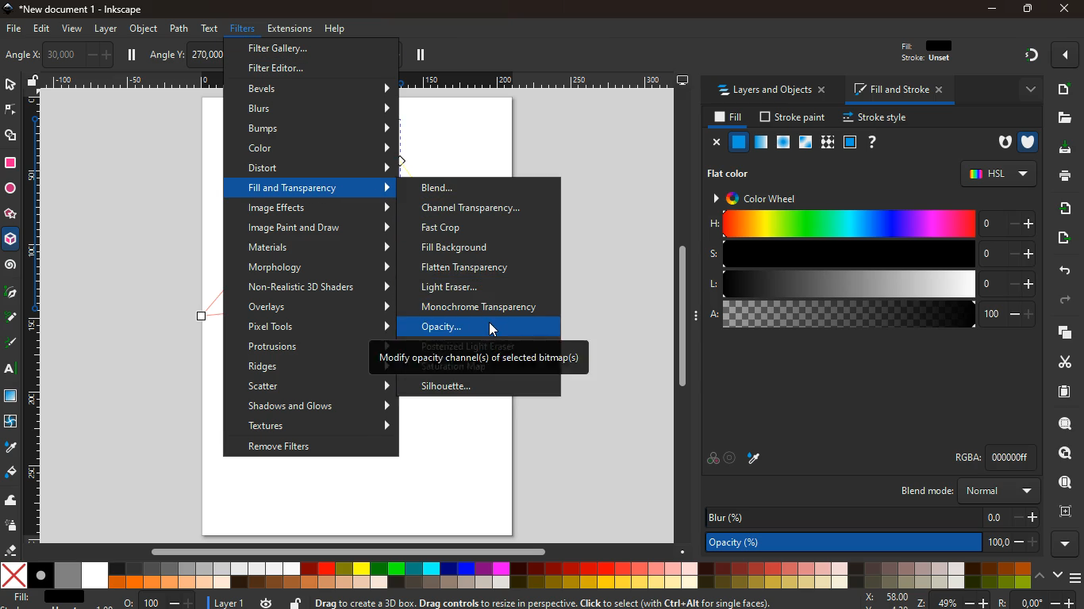 This screenshot has width=1084, height=609. Describe the element at coordinates (755, 458) in the screenshot. I see `drop` at that location.